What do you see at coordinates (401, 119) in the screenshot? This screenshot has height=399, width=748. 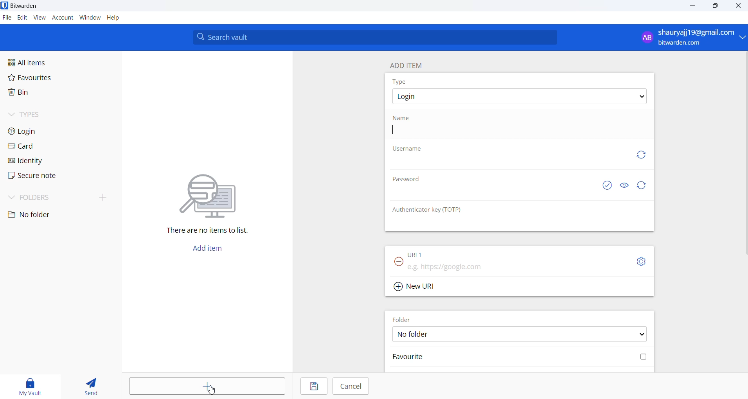 I see `name` at bounding box center [401, 119].